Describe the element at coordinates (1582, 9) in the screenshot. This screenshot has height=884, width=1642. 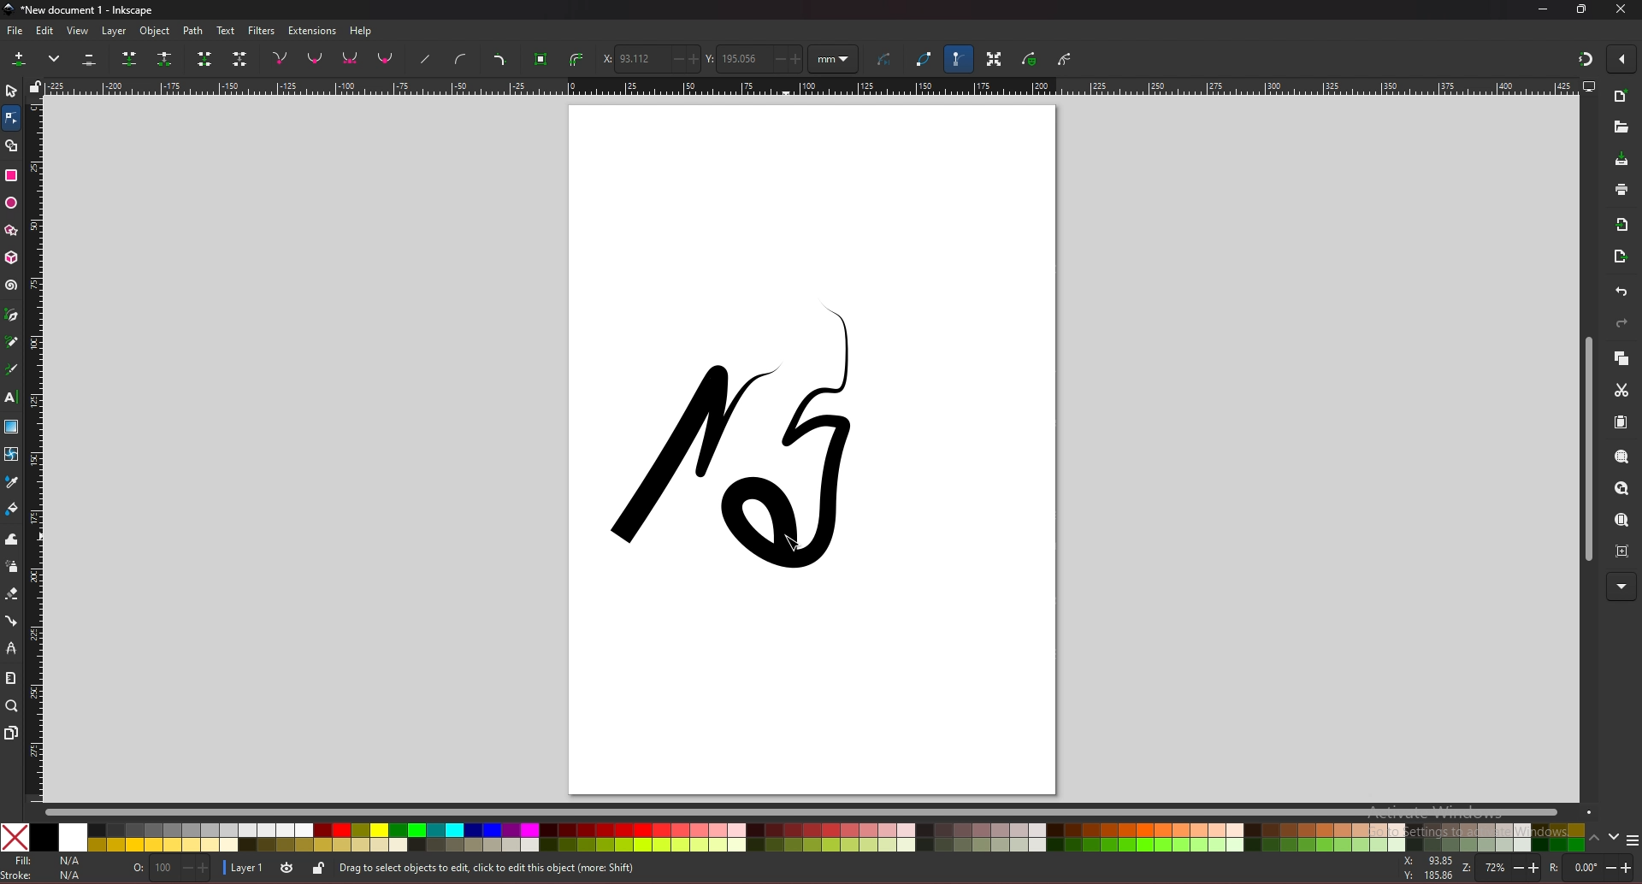
I see `resize` at that location.